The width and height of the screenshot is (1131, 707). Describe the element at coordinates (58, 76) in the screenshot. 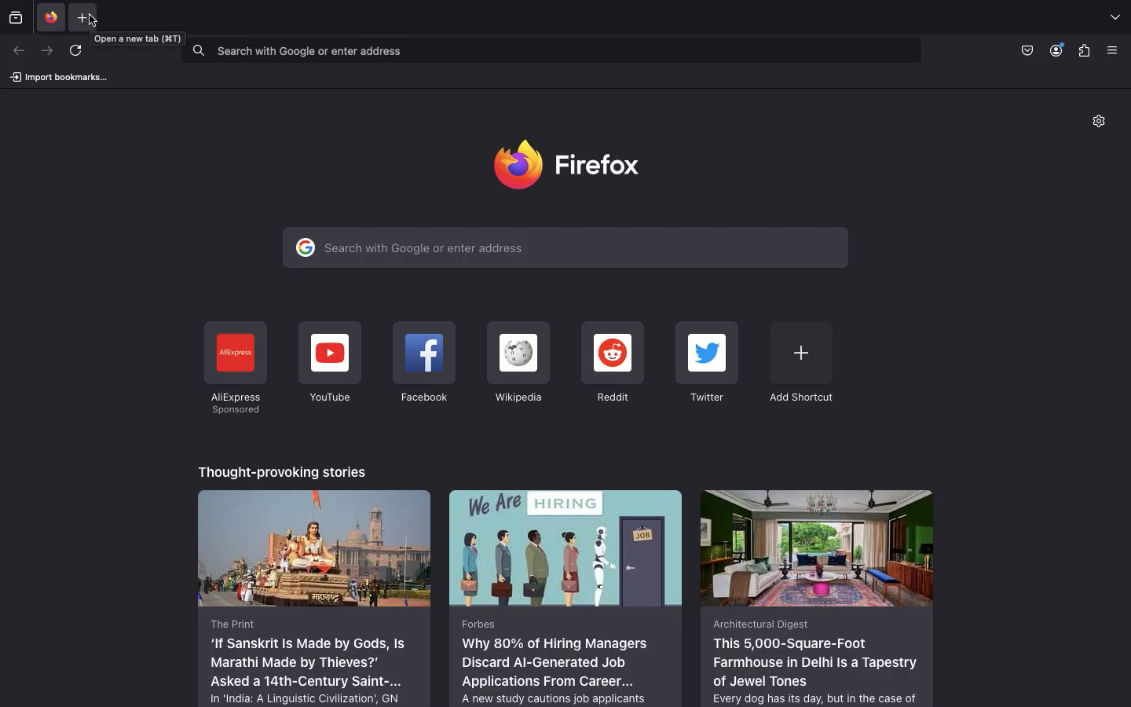

I see `Import bookmarks` at that location.